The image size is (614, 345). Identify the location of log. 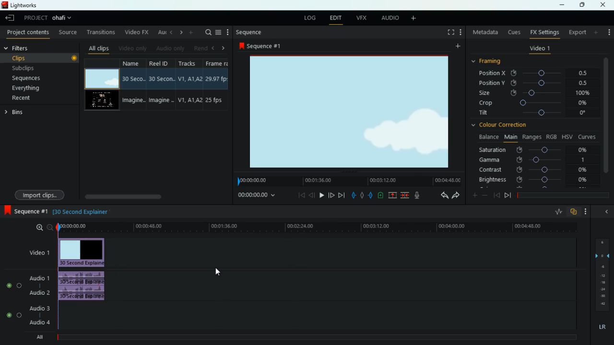
(312, 18).